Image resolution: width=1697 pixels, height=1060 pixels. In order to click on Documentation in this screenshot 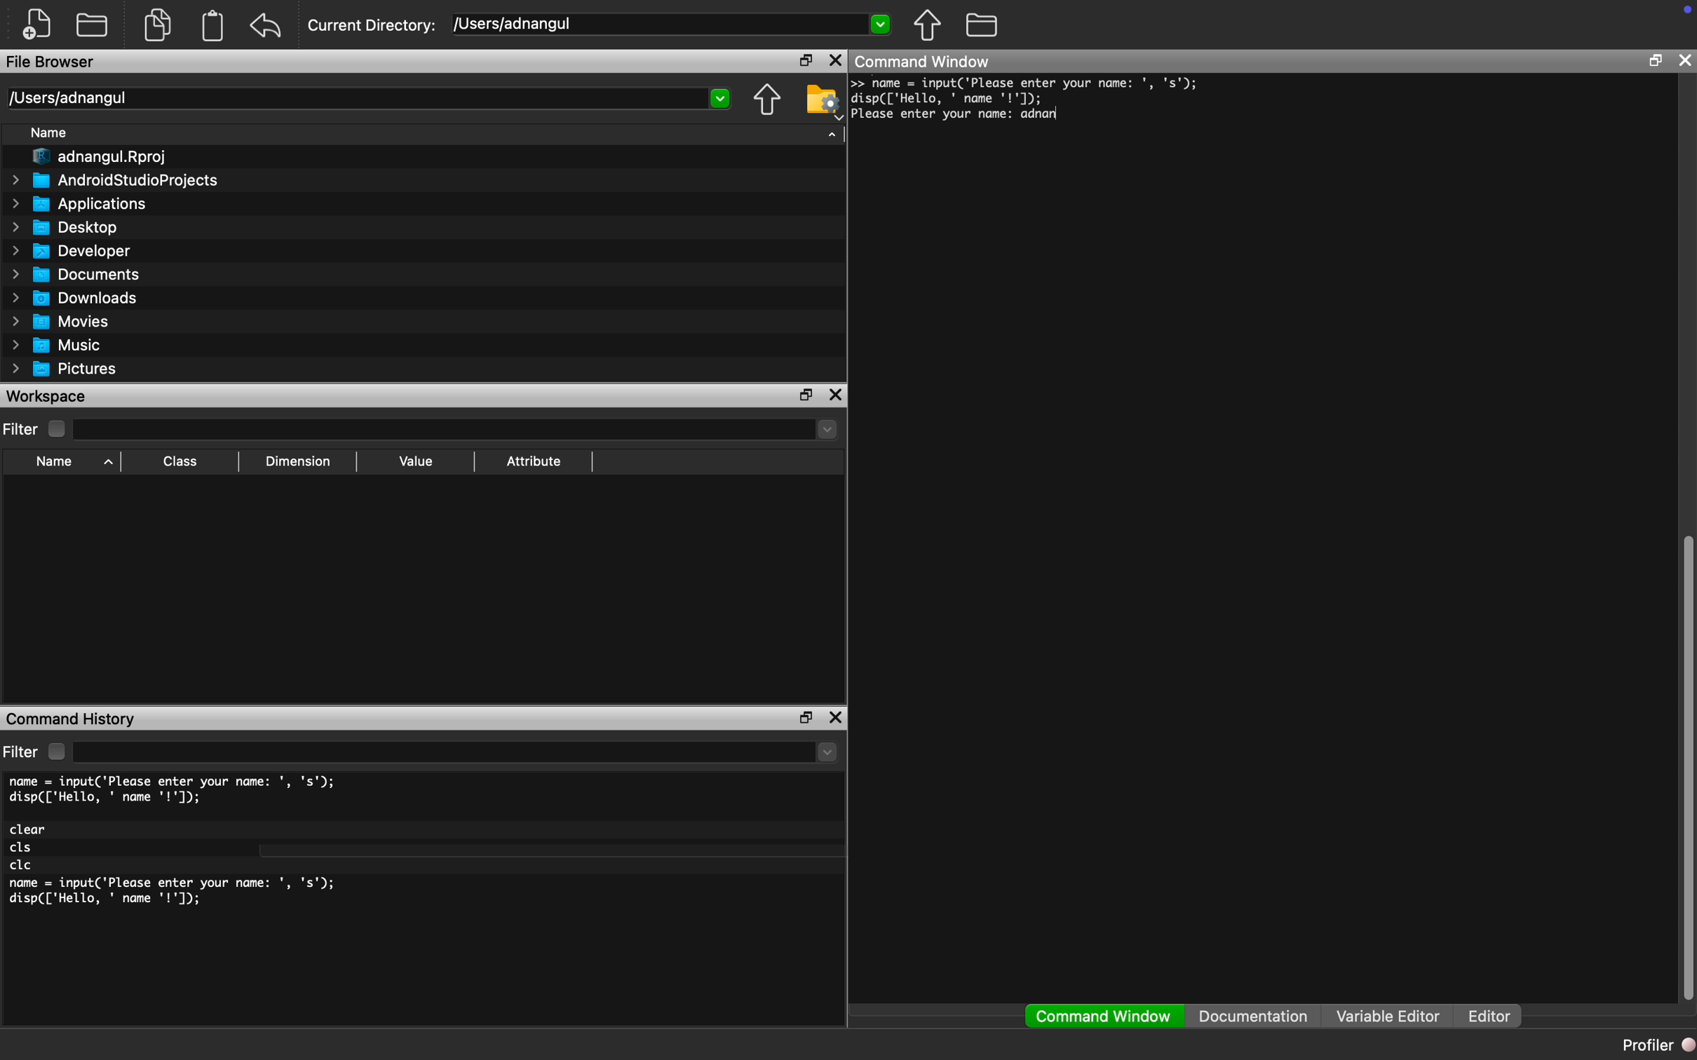, I will do `click(1253, 1016)`.